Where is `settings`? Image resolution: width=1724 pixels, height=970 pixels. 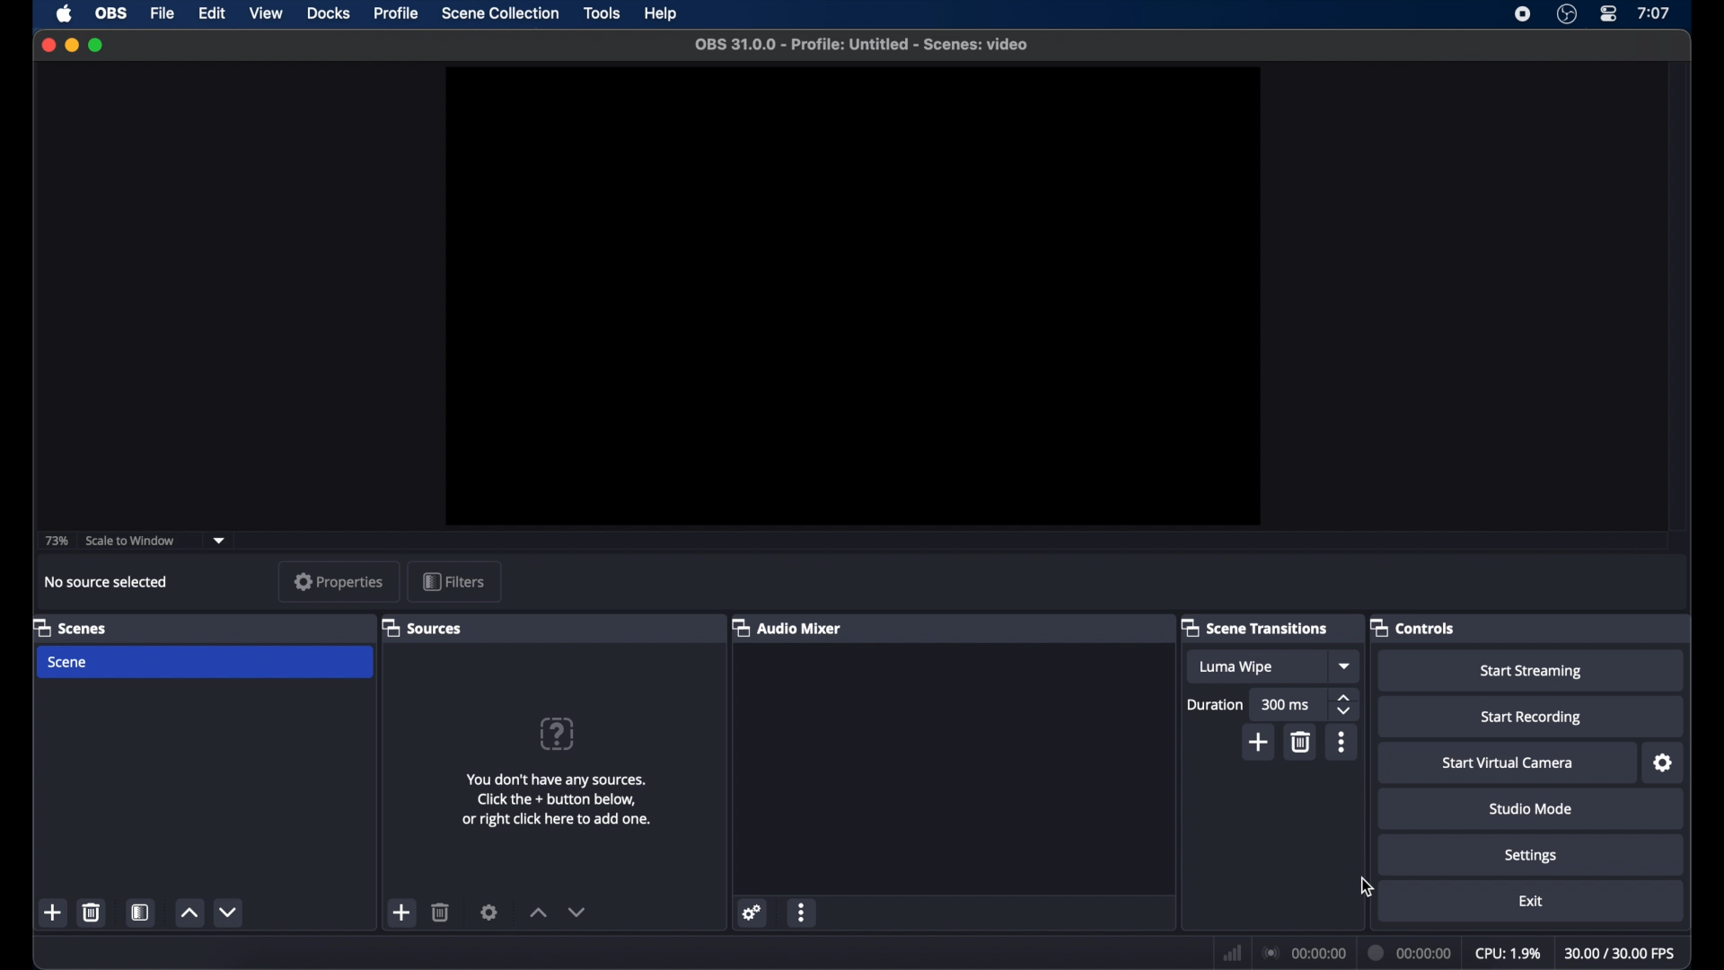 settings is located at coordinates (1664, 763).